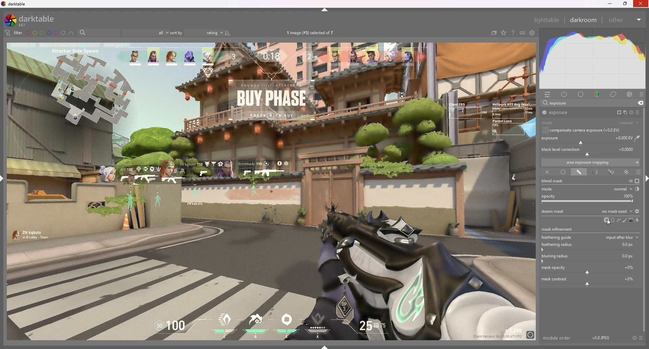 The width and height of the screenshot is (649, 349). I want to click on darktable, so click(34, 20).